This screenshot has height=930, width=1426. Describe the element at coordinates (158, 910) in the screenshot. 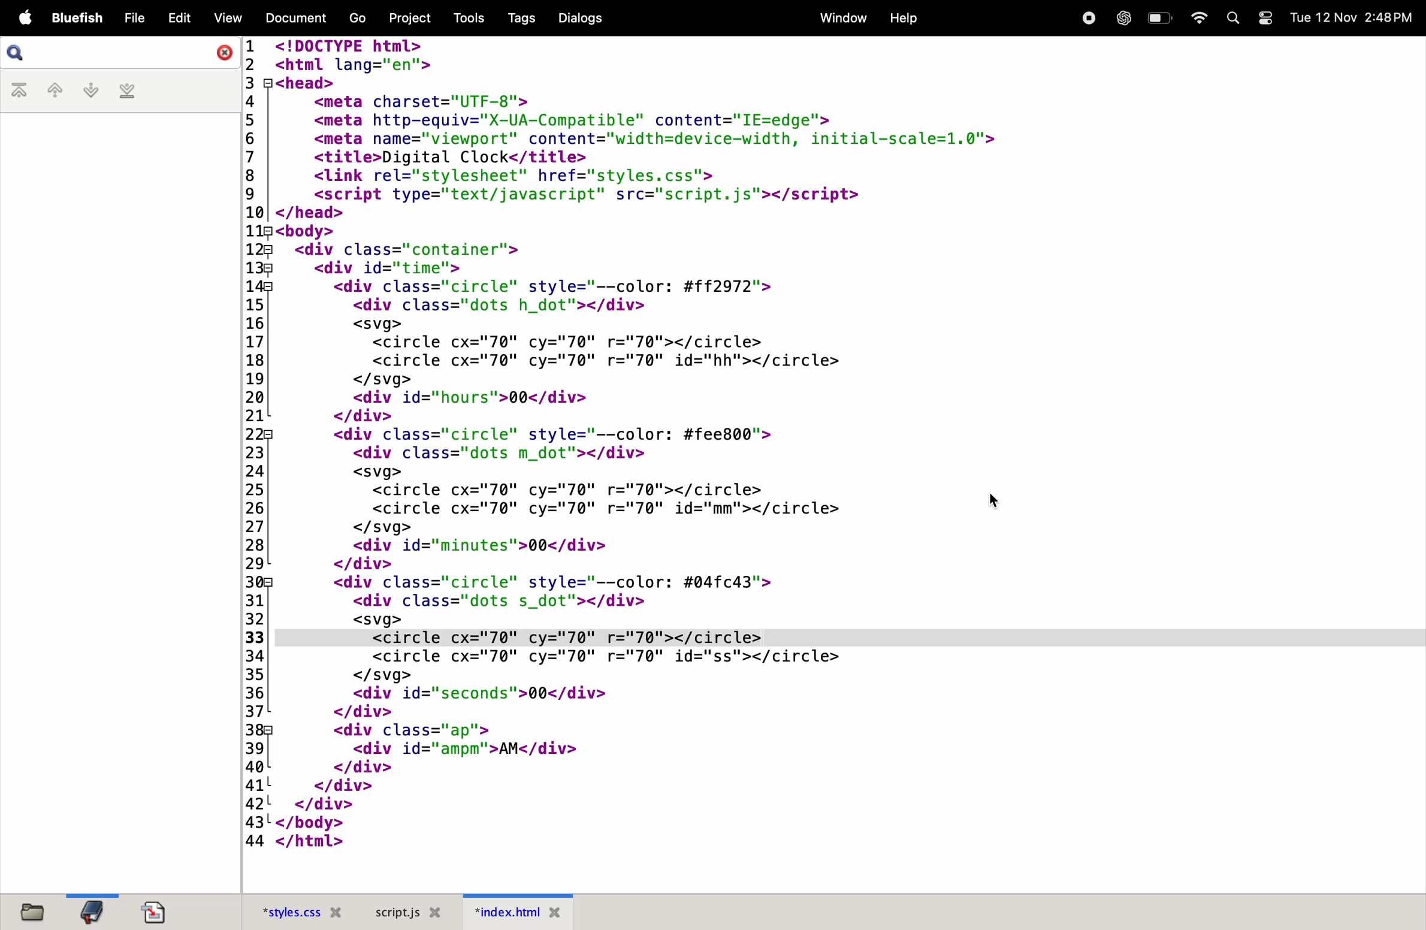

I see `documents` at that location.